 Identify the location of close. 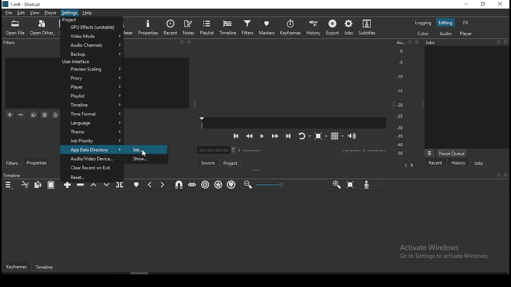
(506, 175).